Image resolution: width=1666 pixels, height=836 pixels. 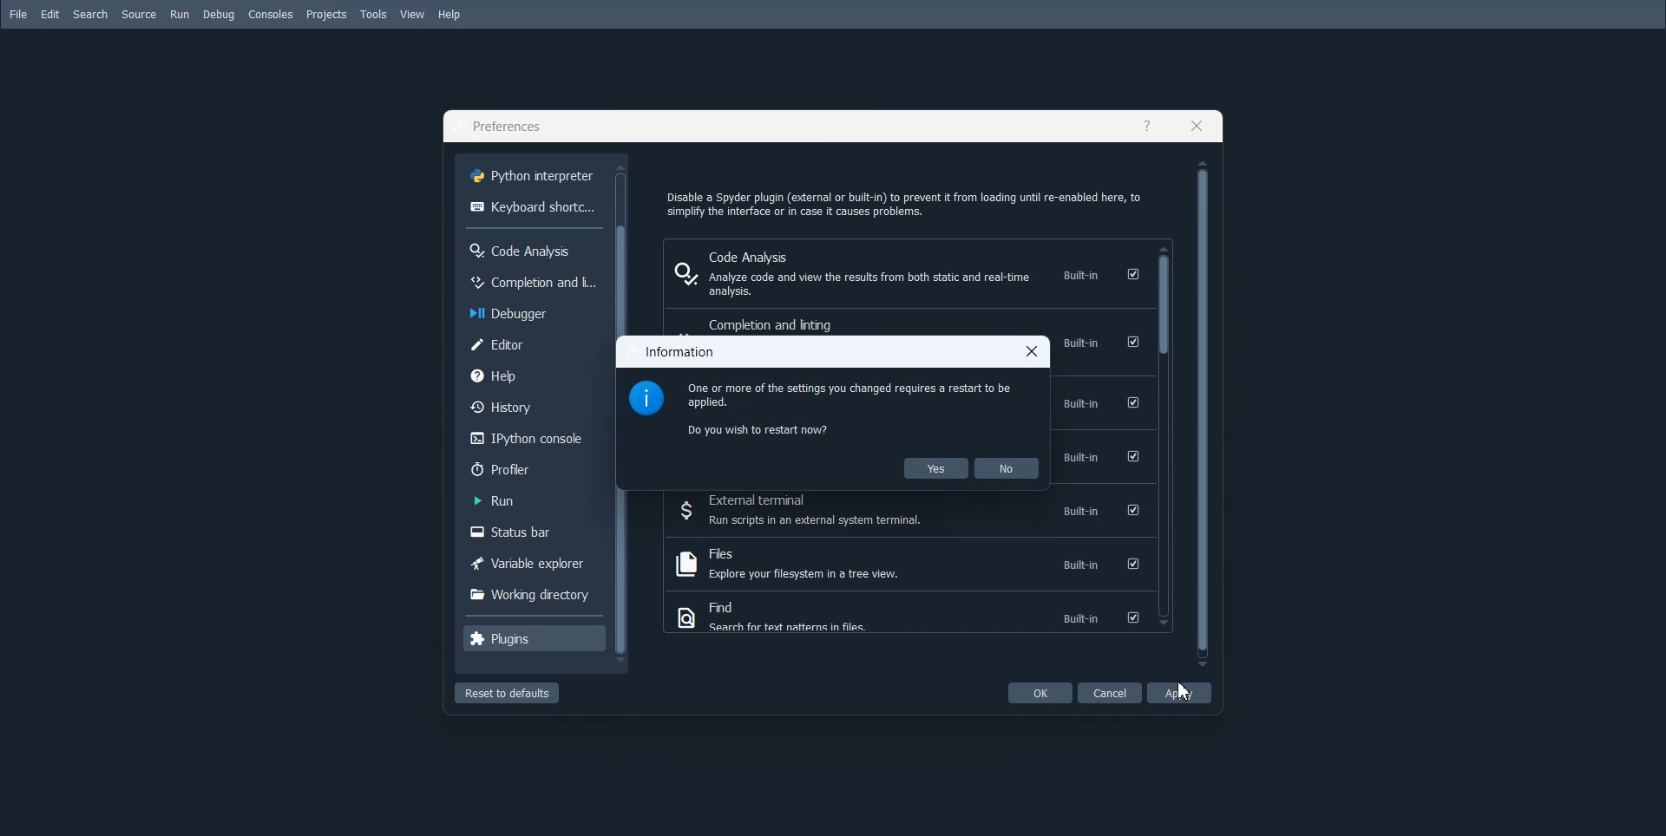 What do you see at coordinates (18, 14) in the screenshot?
I see `File` at bounding box center [18, 14].